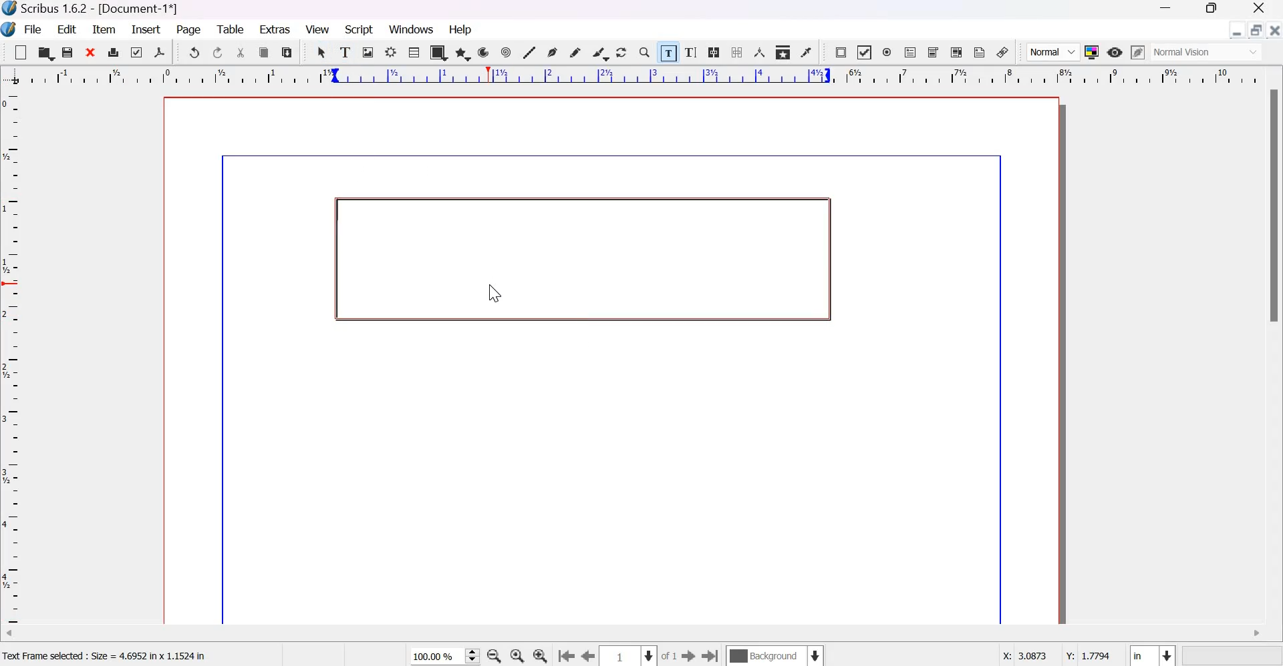 This screenshot has height=666, width=1283. Describe the element at coordinates (639, 76) in the screenshot. I see `Horizontal scale` at that location.